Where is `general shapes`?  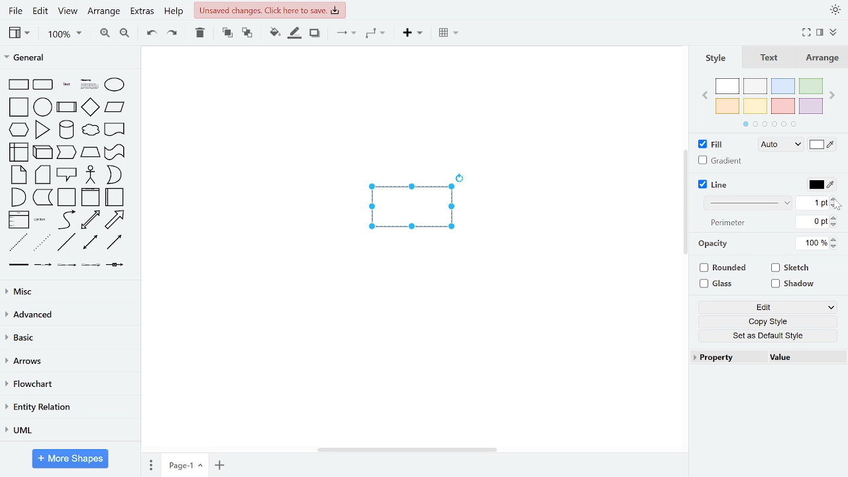
general shapes is located at coordinates (65, 107).